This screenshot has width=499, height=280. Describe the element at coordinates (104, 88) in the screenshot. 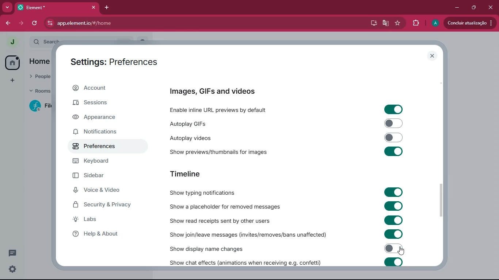

I see `account` at that location.